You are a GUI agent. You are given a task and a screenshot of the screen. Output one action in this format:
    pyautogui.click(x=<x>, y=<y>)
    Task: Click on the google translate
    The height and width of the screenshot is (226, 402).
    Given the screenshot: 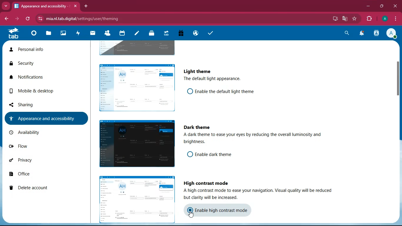 What is the action you would take?
    pyautogui.click(x=345, y=19)
    